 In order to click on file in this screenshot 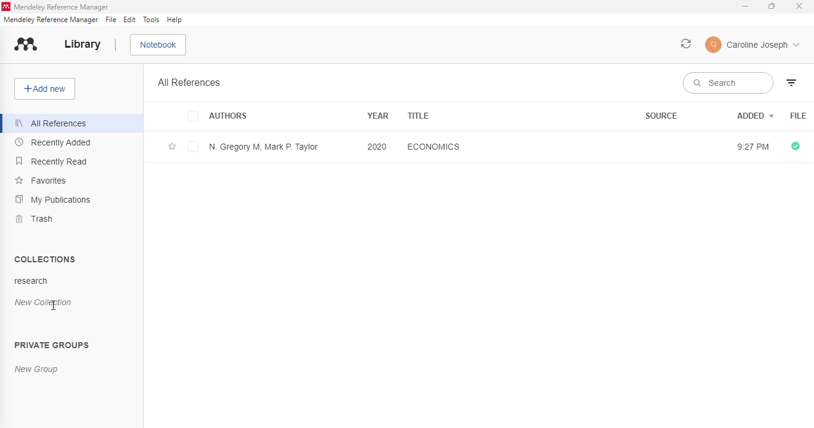, I will do `click(799, 116)`.